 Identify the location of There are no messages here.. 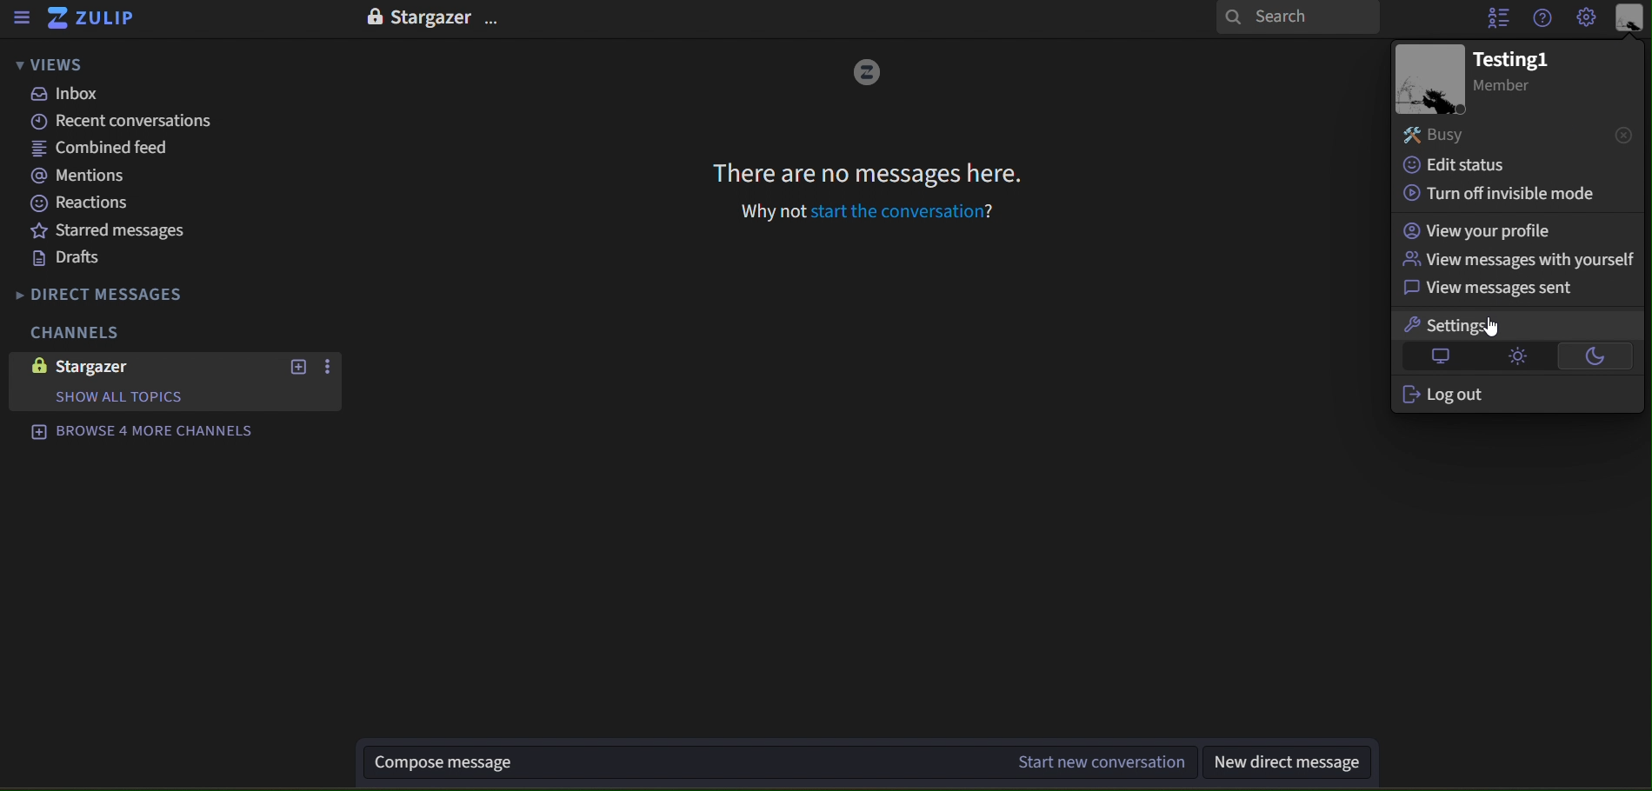
(864, 175).